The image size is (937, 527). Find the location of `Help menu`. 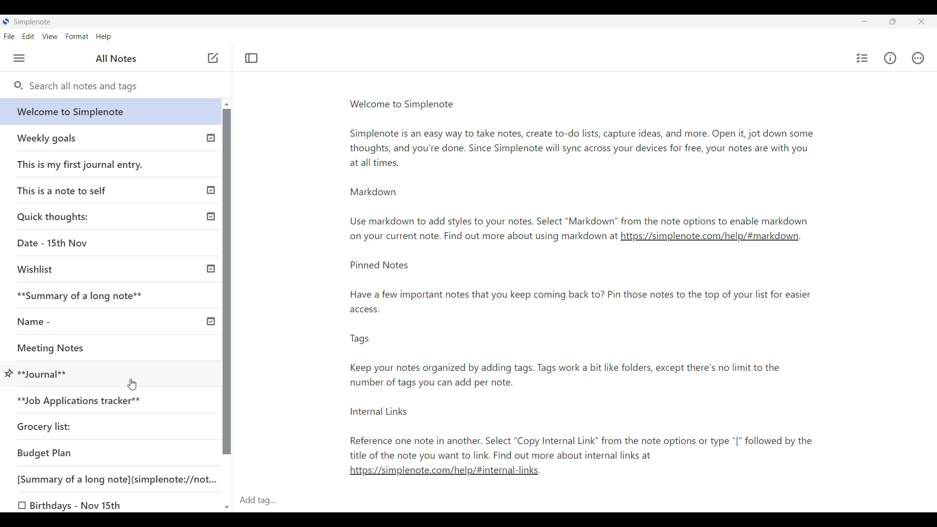

Help menu is located at coordinates (104, 37).